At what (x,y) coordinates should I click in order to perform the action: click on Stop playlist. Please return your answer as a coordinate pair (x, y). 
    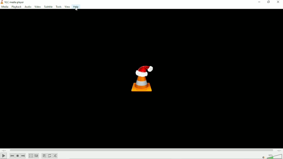
    Looking at the image, I should click on (18, 156).